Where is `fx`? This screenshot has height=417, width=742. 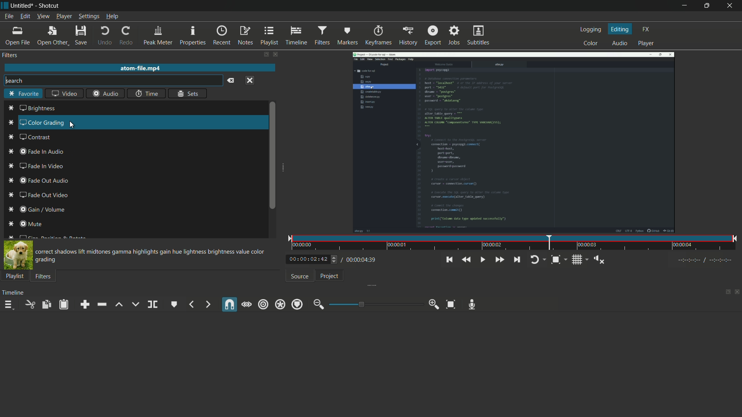
fx is located at coordinates (647, 29).